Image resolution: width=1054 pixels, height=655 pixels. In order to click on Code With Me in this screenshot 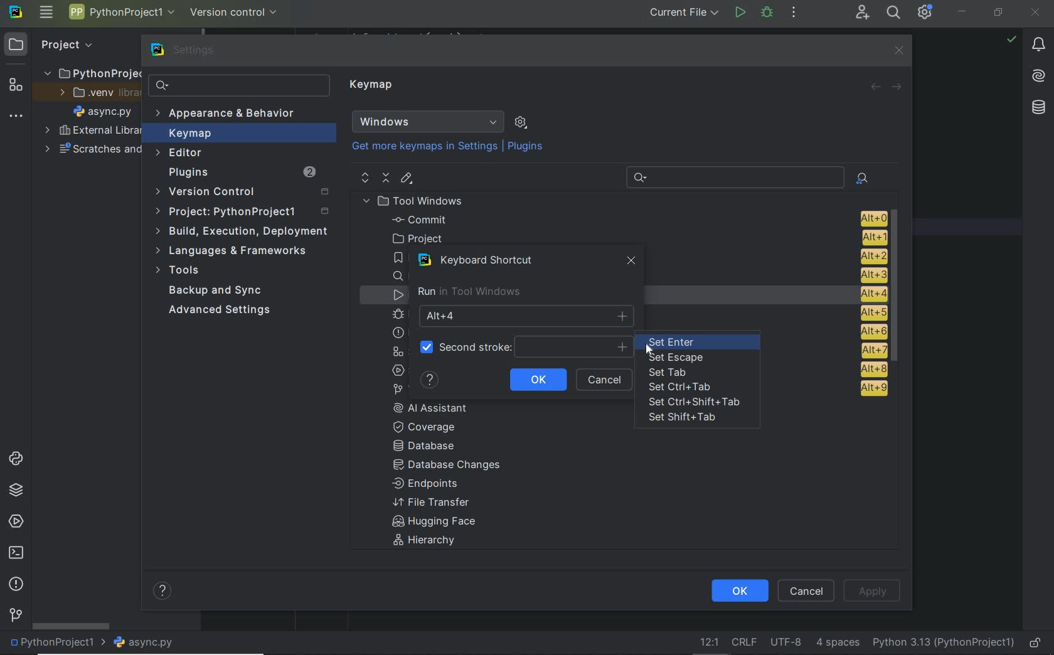, I will do `click(862, 13)`.